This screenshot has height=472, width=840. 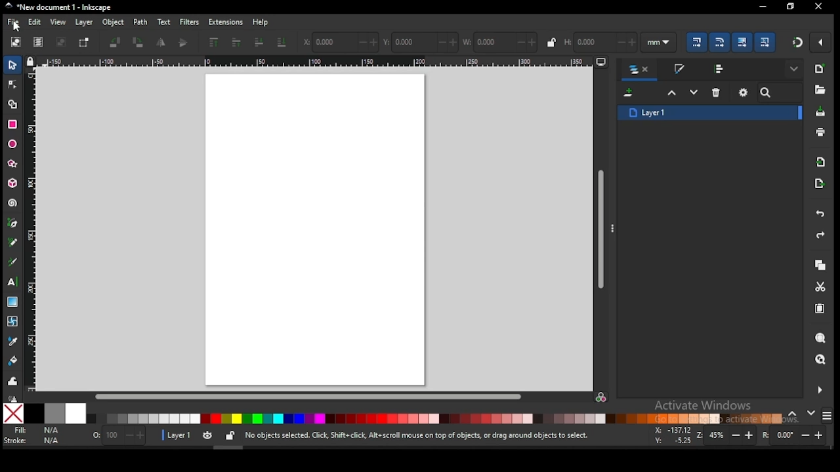 I want to click on snap, so click(x=798, y=42).